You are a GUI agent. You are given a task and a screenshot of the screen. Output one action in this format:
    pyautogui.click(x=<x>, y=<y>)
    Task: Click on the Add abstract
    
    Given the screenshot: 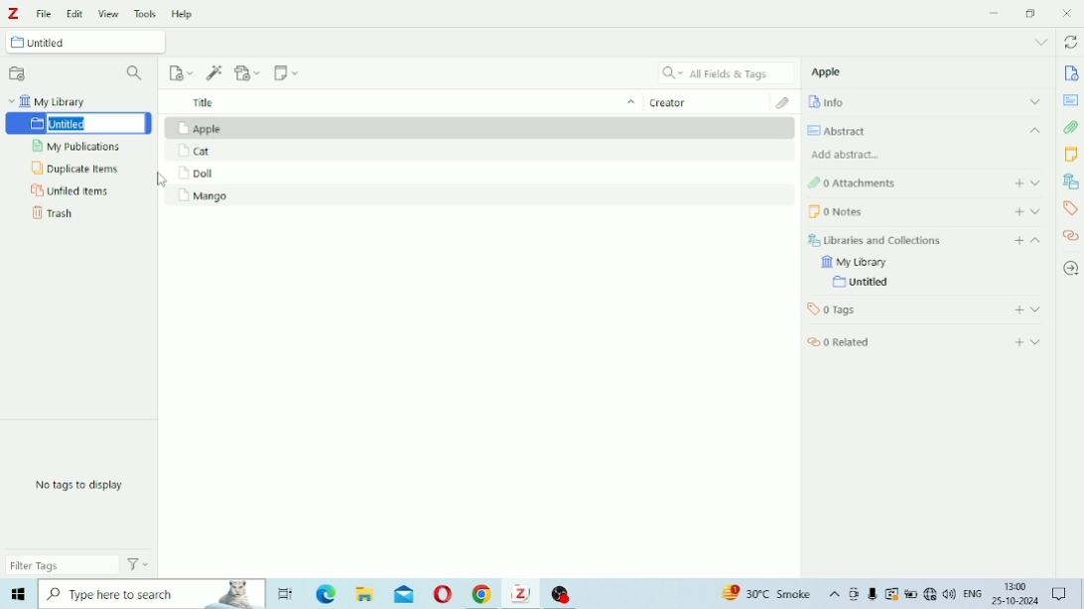 What is the action you would take?
    pyautogui.click(x=847, y=154)
    